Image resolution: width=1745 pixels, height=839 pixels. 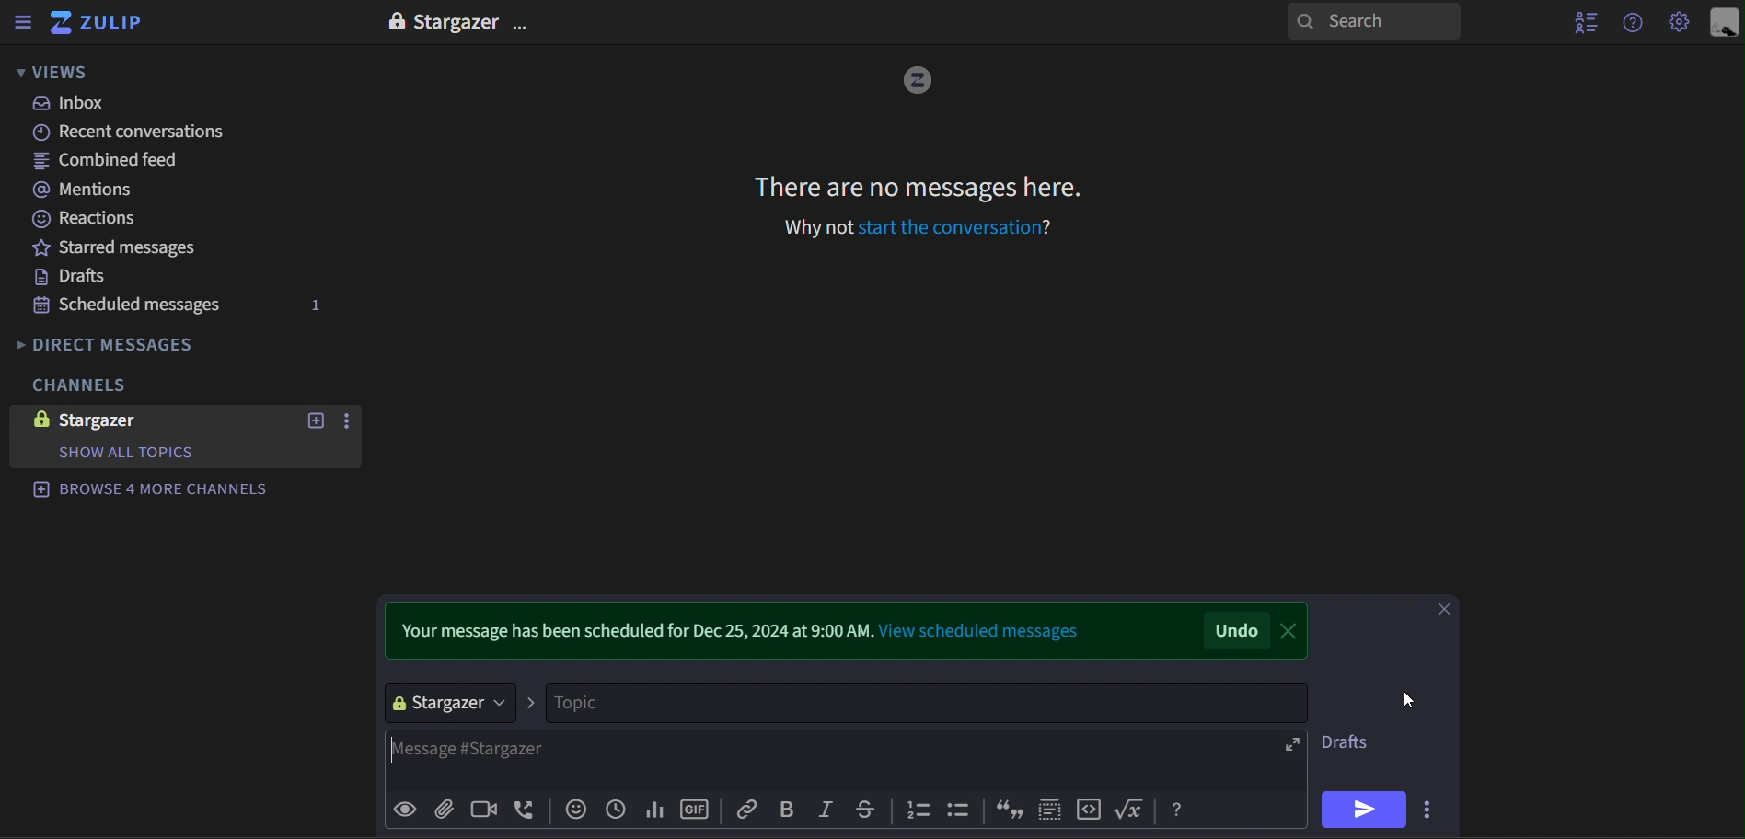 What do you see at coordinates (919, 810) in the screenshot?
I see `Counting list list` at bounding box center [919, 810].